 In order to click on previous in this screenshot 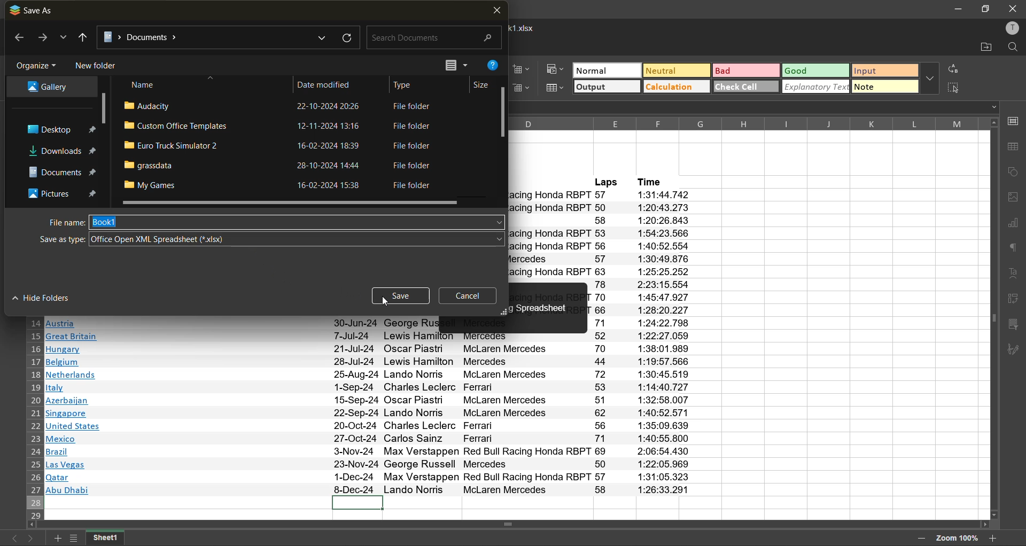, I will do `click(12, 539)`.